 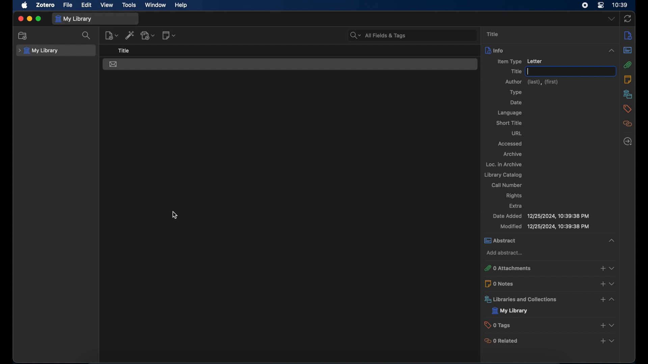 What do you see at coordinates (502, 341) in the screenshot?
I see `0 related` at bounding box center [502, 341].